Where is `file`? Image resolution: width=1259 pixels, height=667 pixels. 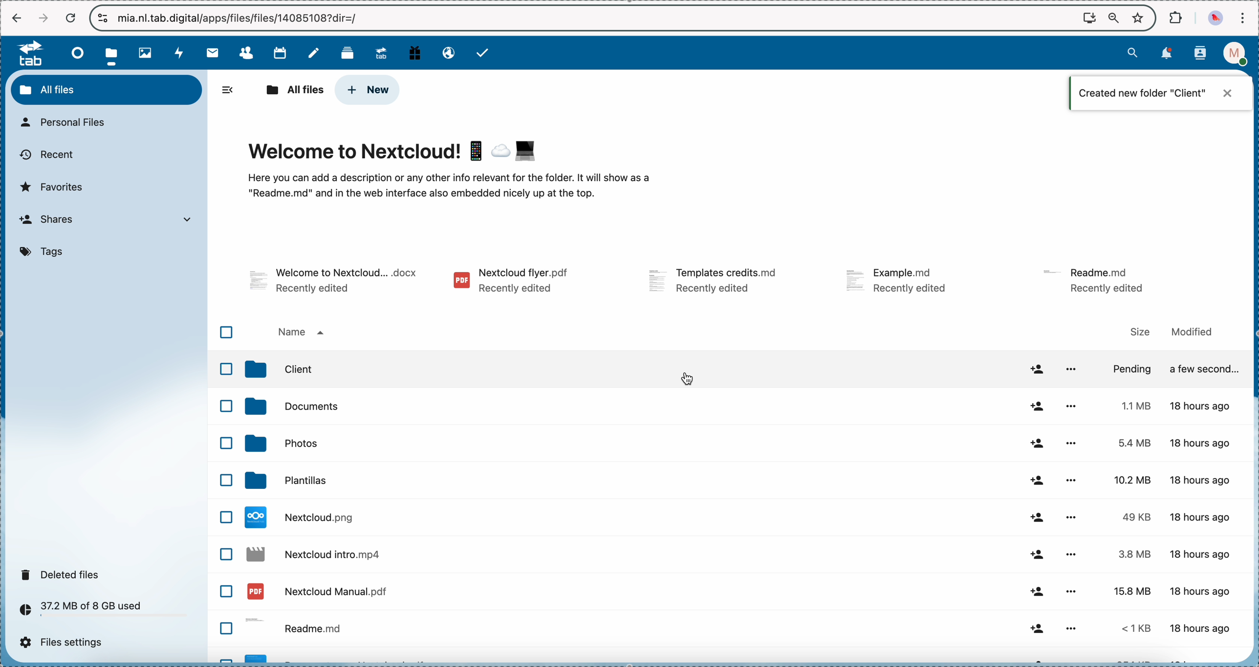 file is located at coordinates (335, 282).